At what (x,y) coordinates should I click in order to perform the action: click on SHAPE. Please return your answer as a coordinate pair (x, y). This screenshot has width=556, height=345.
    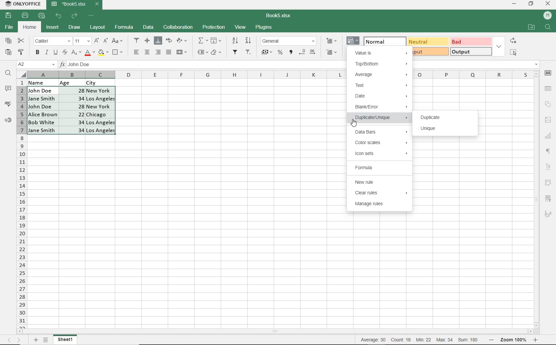
    Looking at the image, I should click on (548, 104).